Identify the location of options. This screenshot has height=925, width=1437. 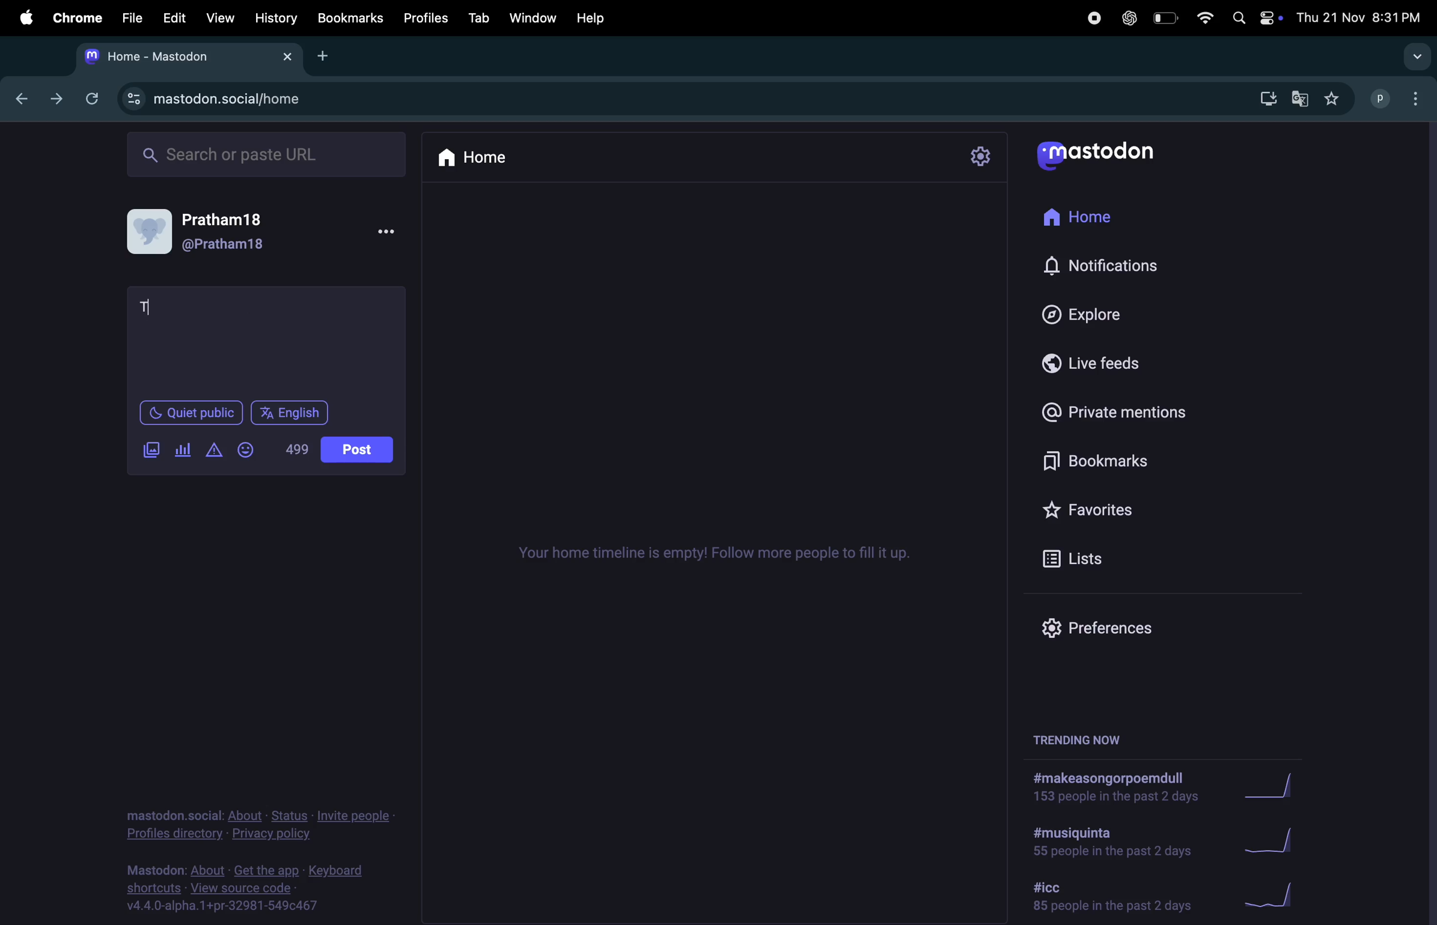
(1420, 100).